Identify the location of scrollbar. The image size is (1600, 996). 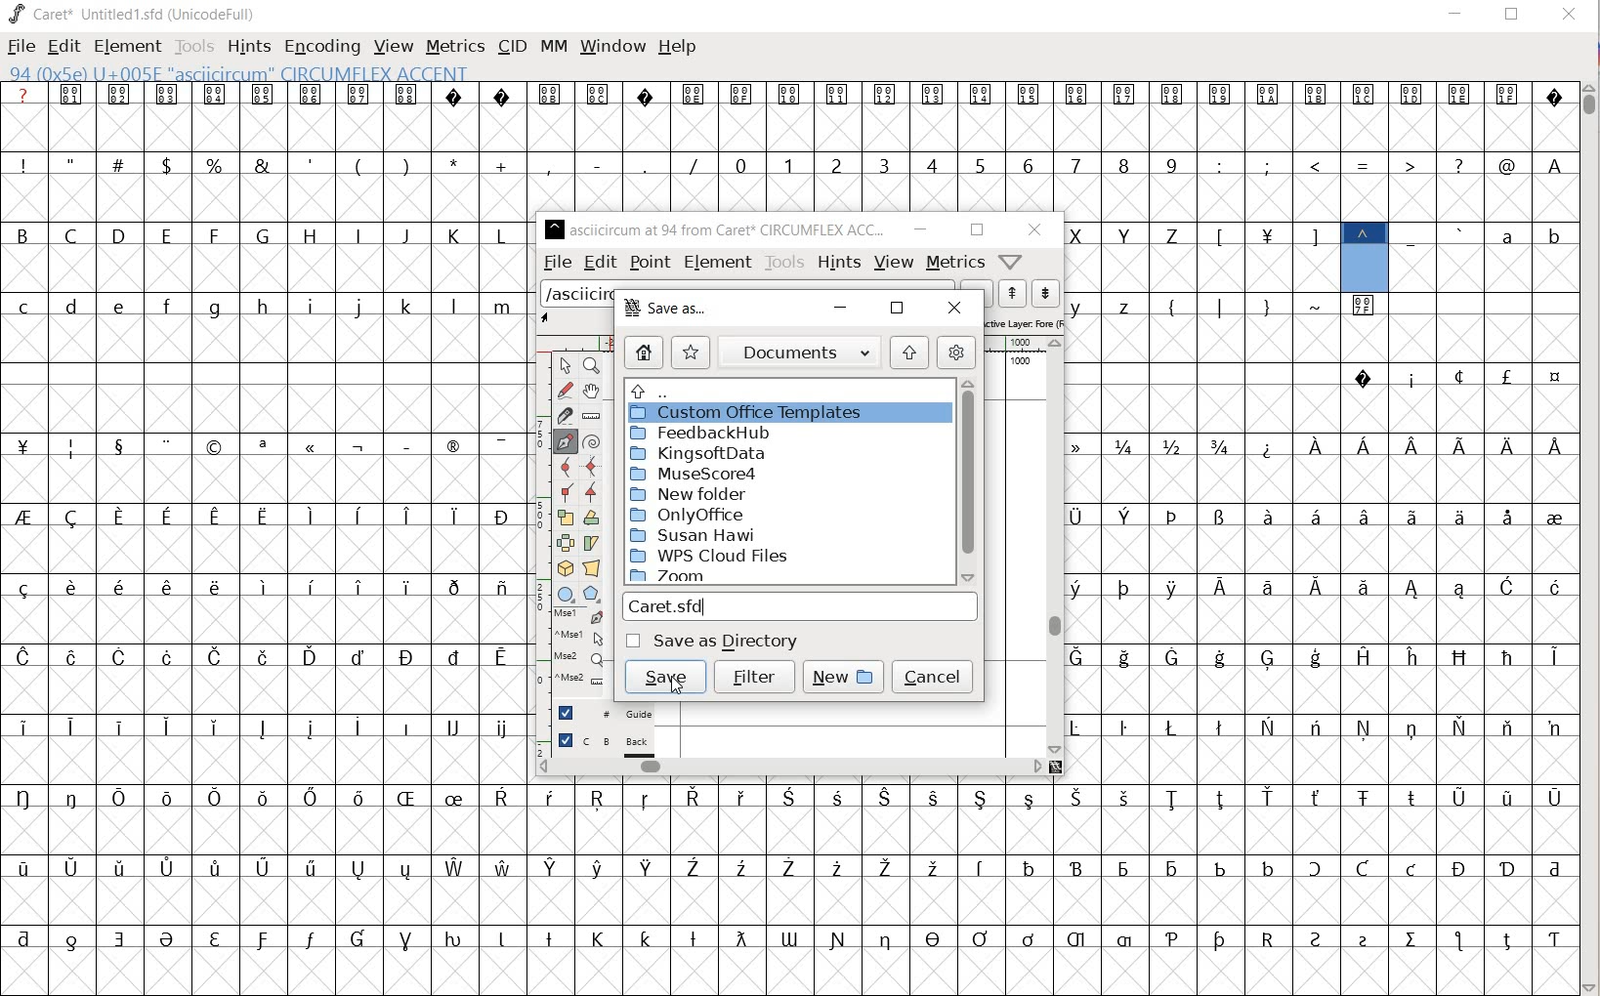
(788, 766).